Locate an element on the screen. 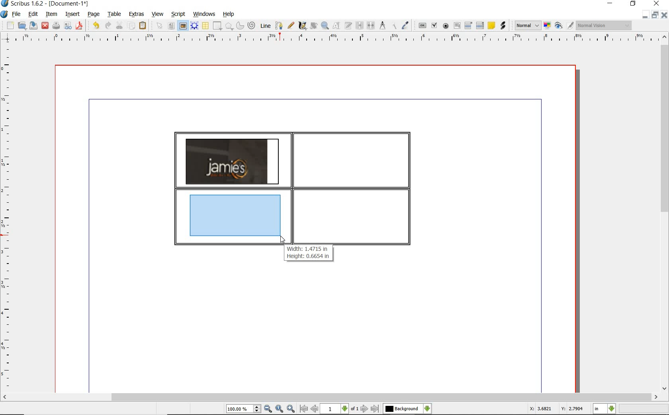 Image resolution: width=669 pixels, height=415 pixels. scrollbar is located at coordinates (664, 213).